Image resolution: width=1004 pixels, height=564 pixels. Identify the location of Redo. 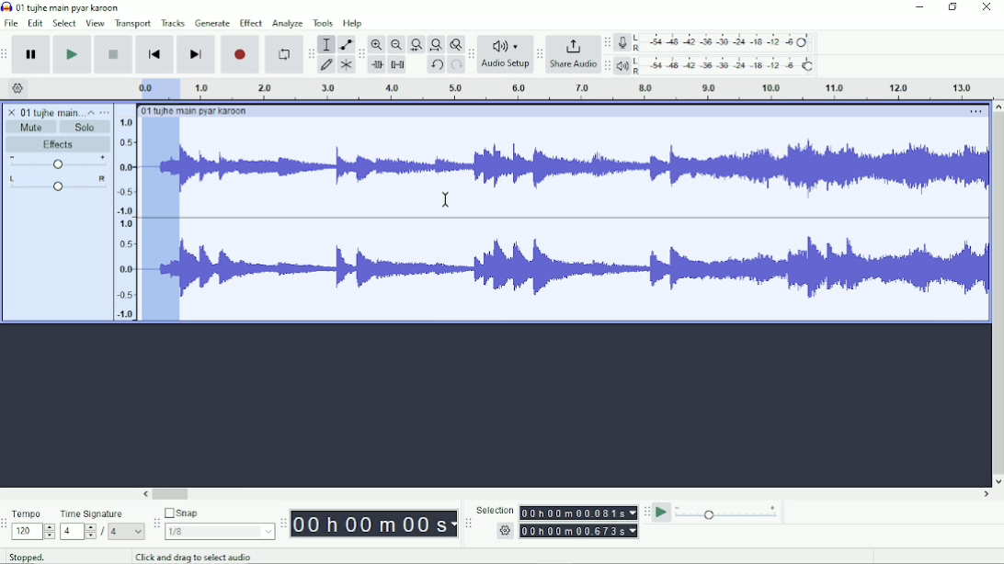
(456, 66).